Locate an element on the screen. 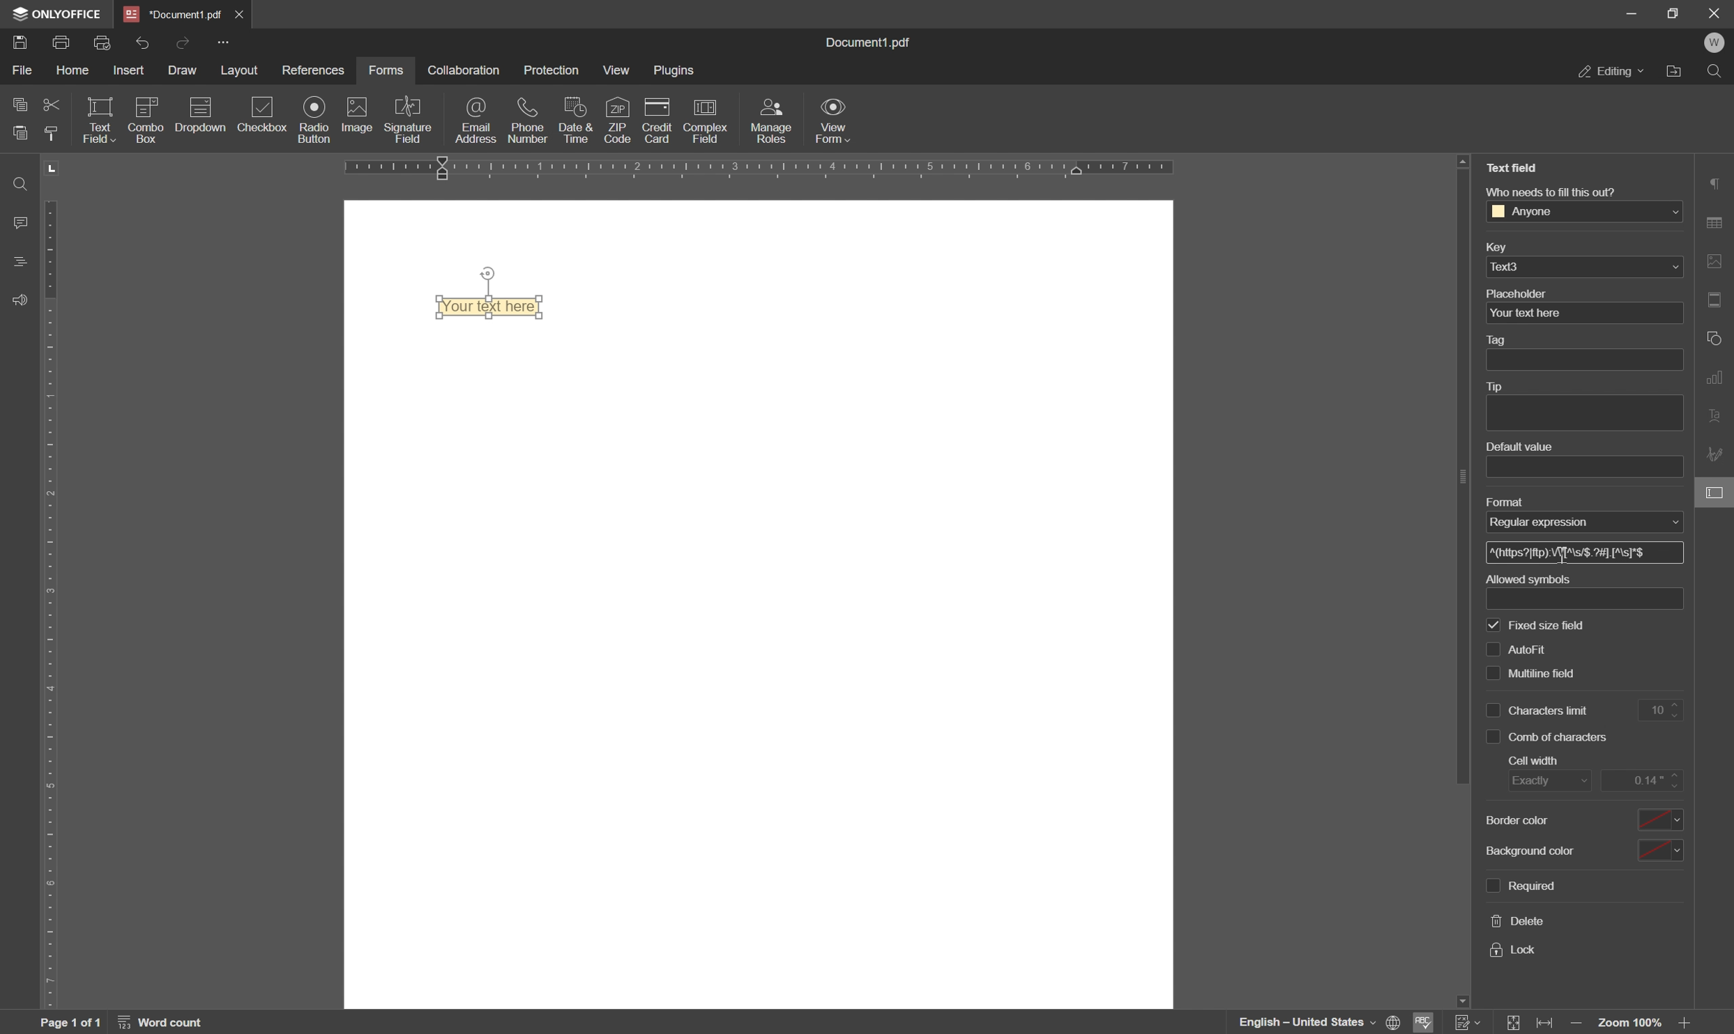 The image size is (1734, 1034). shape settings is located at coordinates (1716, 337).